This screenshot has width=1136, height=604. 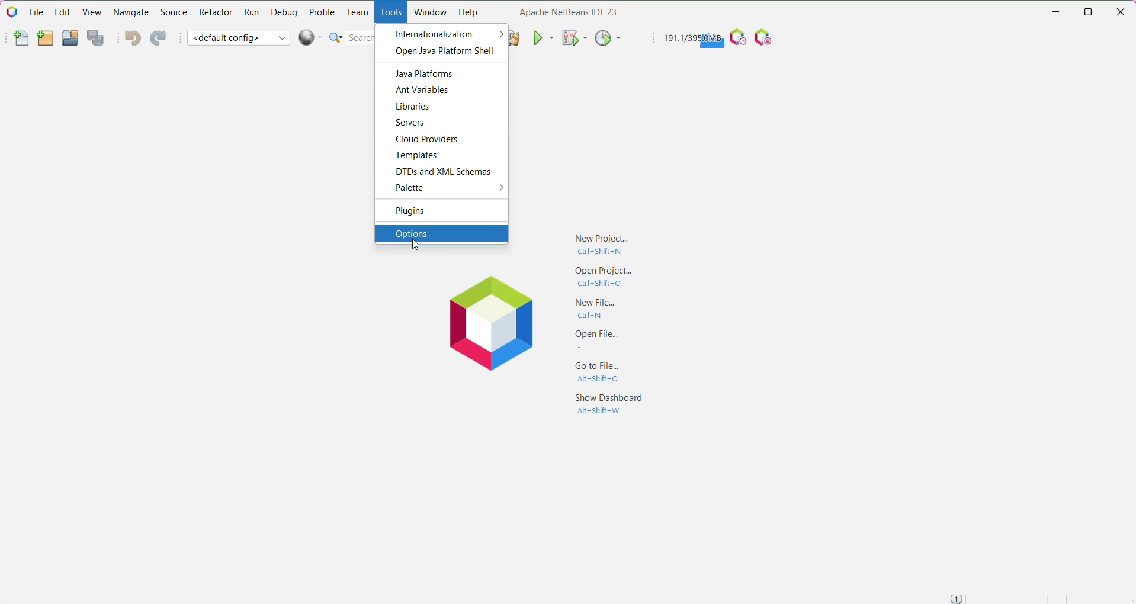 What do you see at coordinates (412, 122) in the screenshot?
I see `Servers` at bounding box center [412, 122].